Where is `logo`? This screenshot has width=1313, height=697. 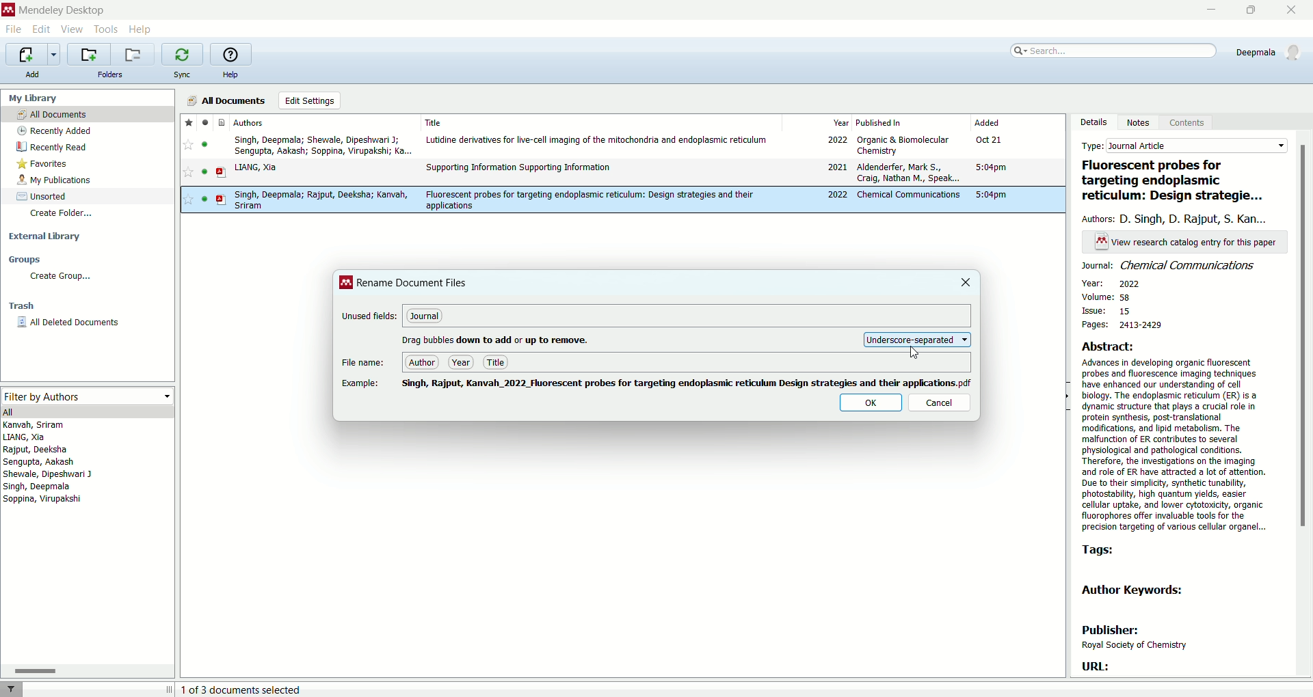
logo is located at coordinates (8, 9).